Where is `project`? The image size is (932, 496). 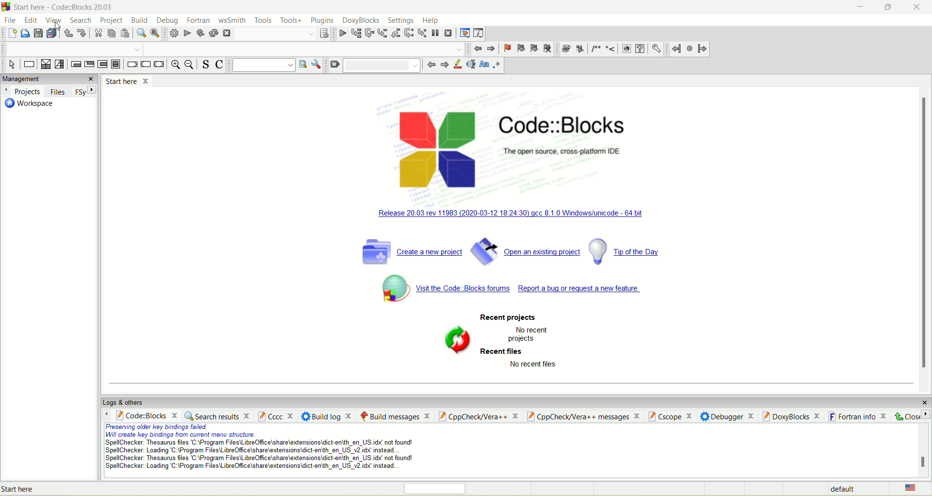 project is located at coordinates (111, 19).